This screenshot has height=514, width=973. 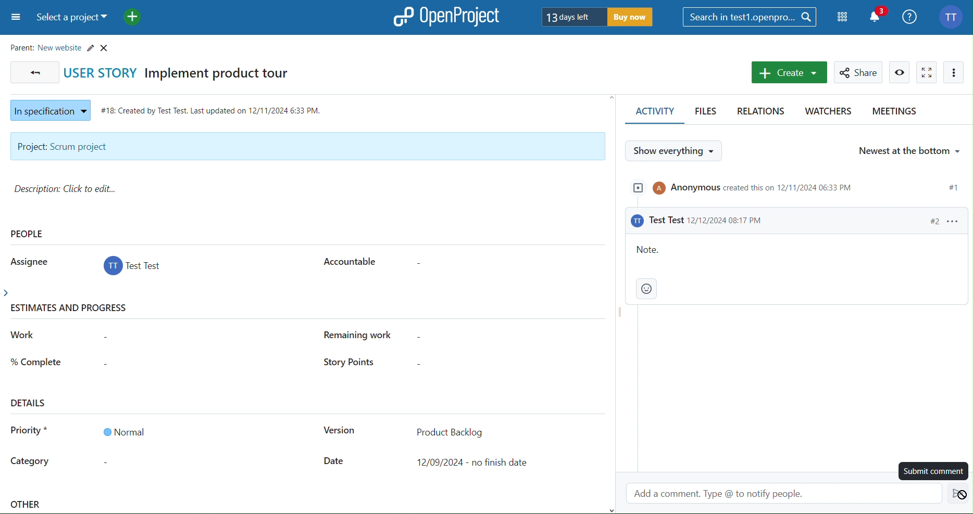 I want to click on Show everything, so click(x=675, y=150).